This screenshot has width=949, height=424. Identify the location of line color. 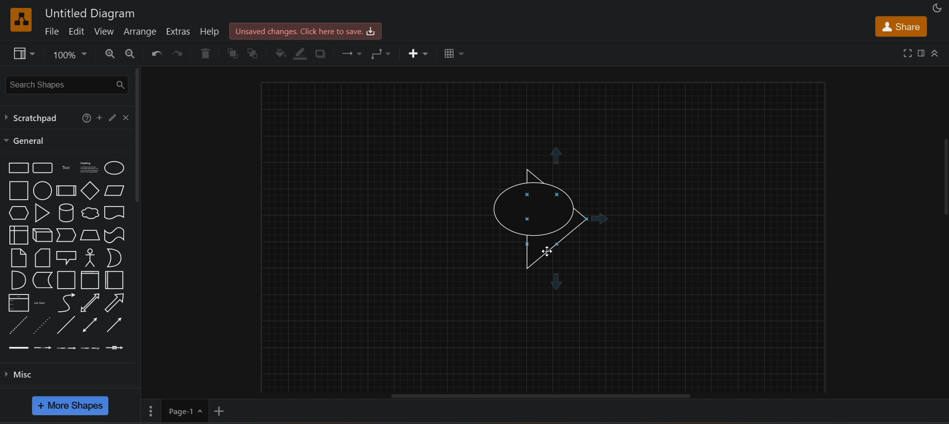
(300, 54).